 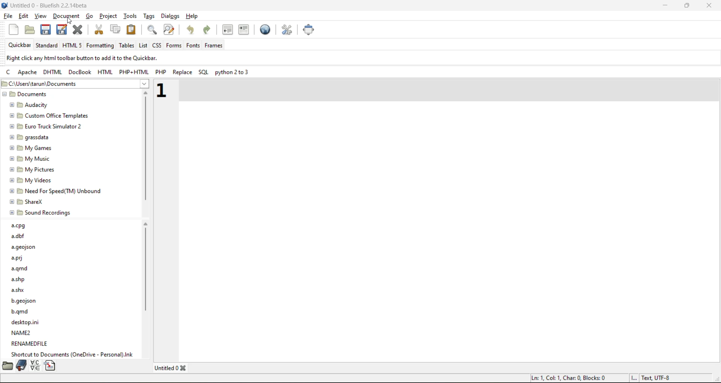 What do you see at coordinates (193, 46) in the screenshot?
I see `fonts` at bounding box center [193, 46].